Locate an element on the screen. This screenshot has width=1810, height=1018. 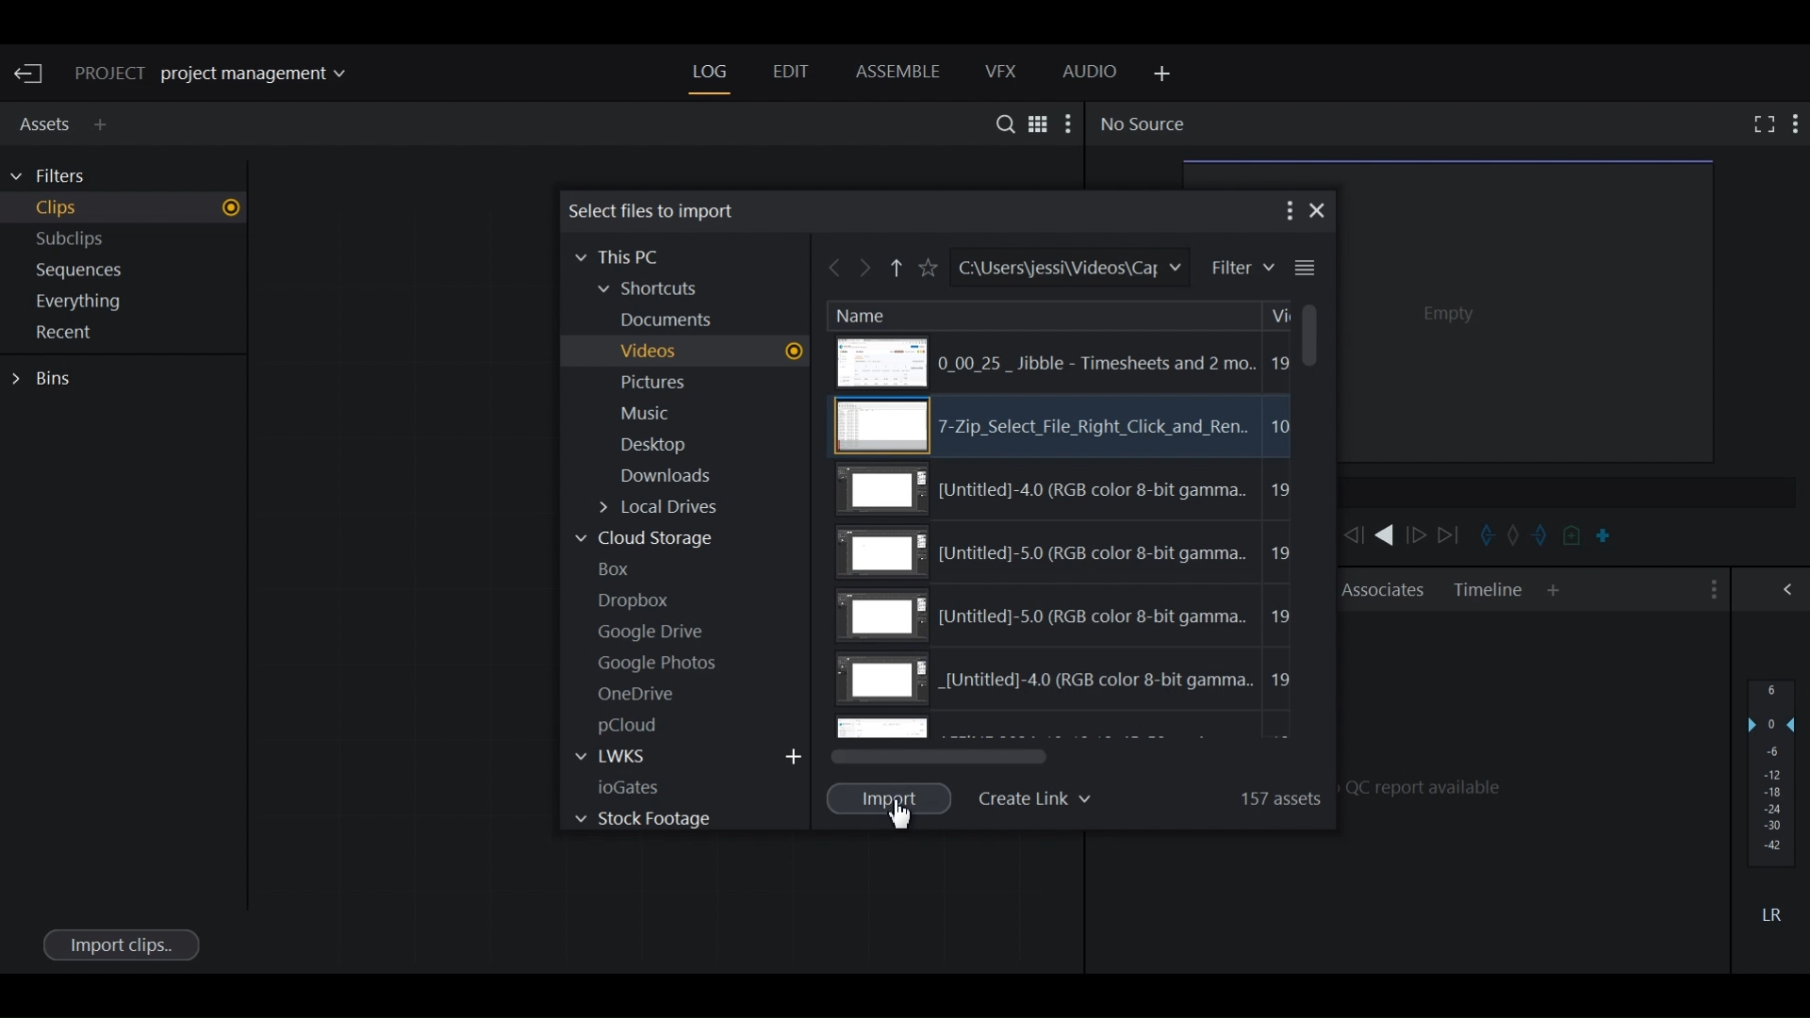
Nudge one frame backward is located at coordinates (1353, 535).